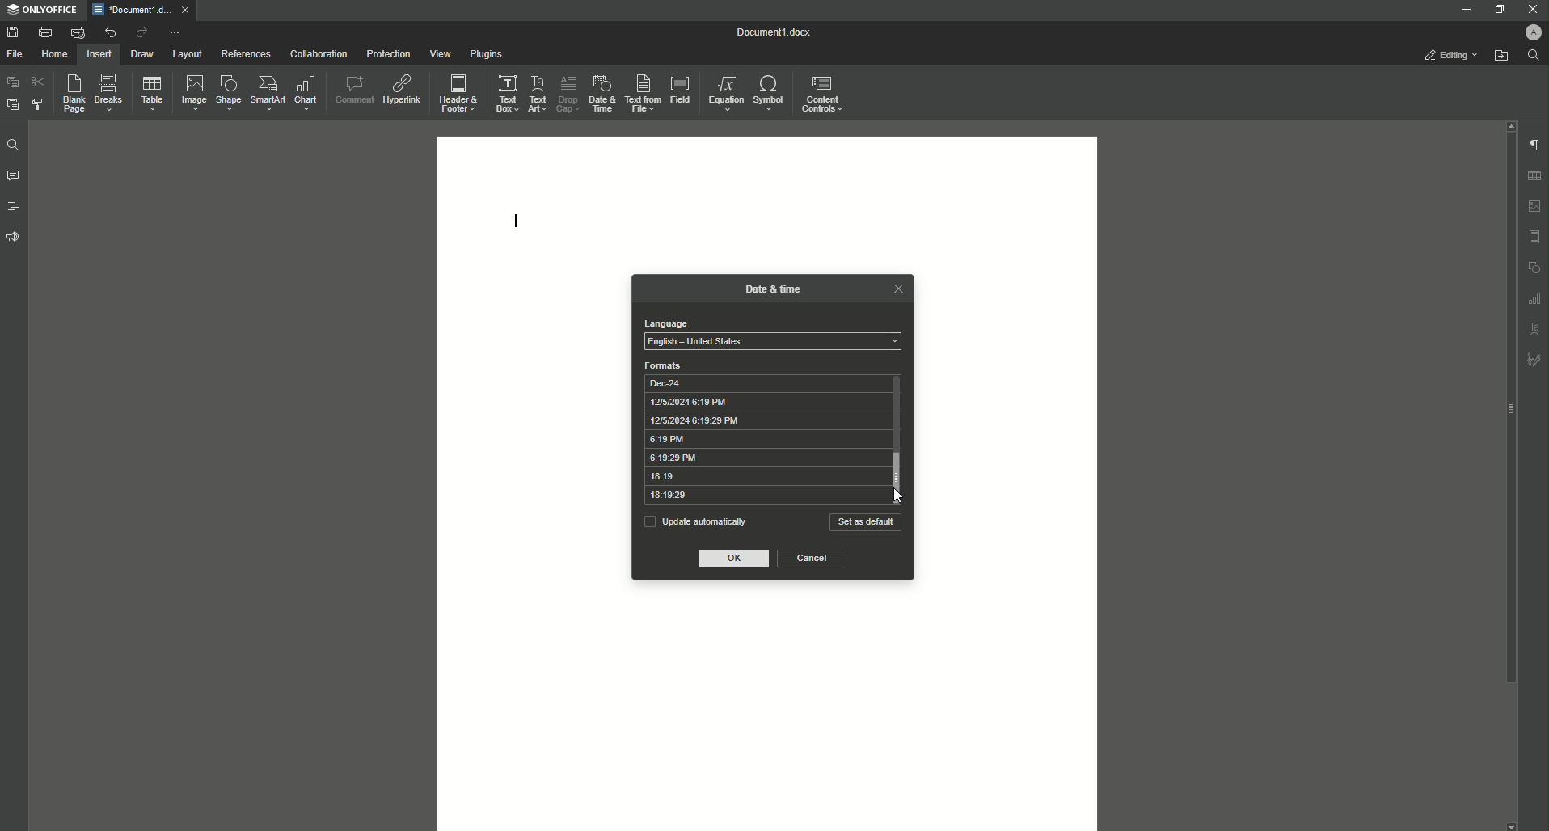 This screenshot has height=831, width=1549. What do you see at coordinates (149, 93) in the screenshot?
I see `Table` at bounding box center [149, 93].